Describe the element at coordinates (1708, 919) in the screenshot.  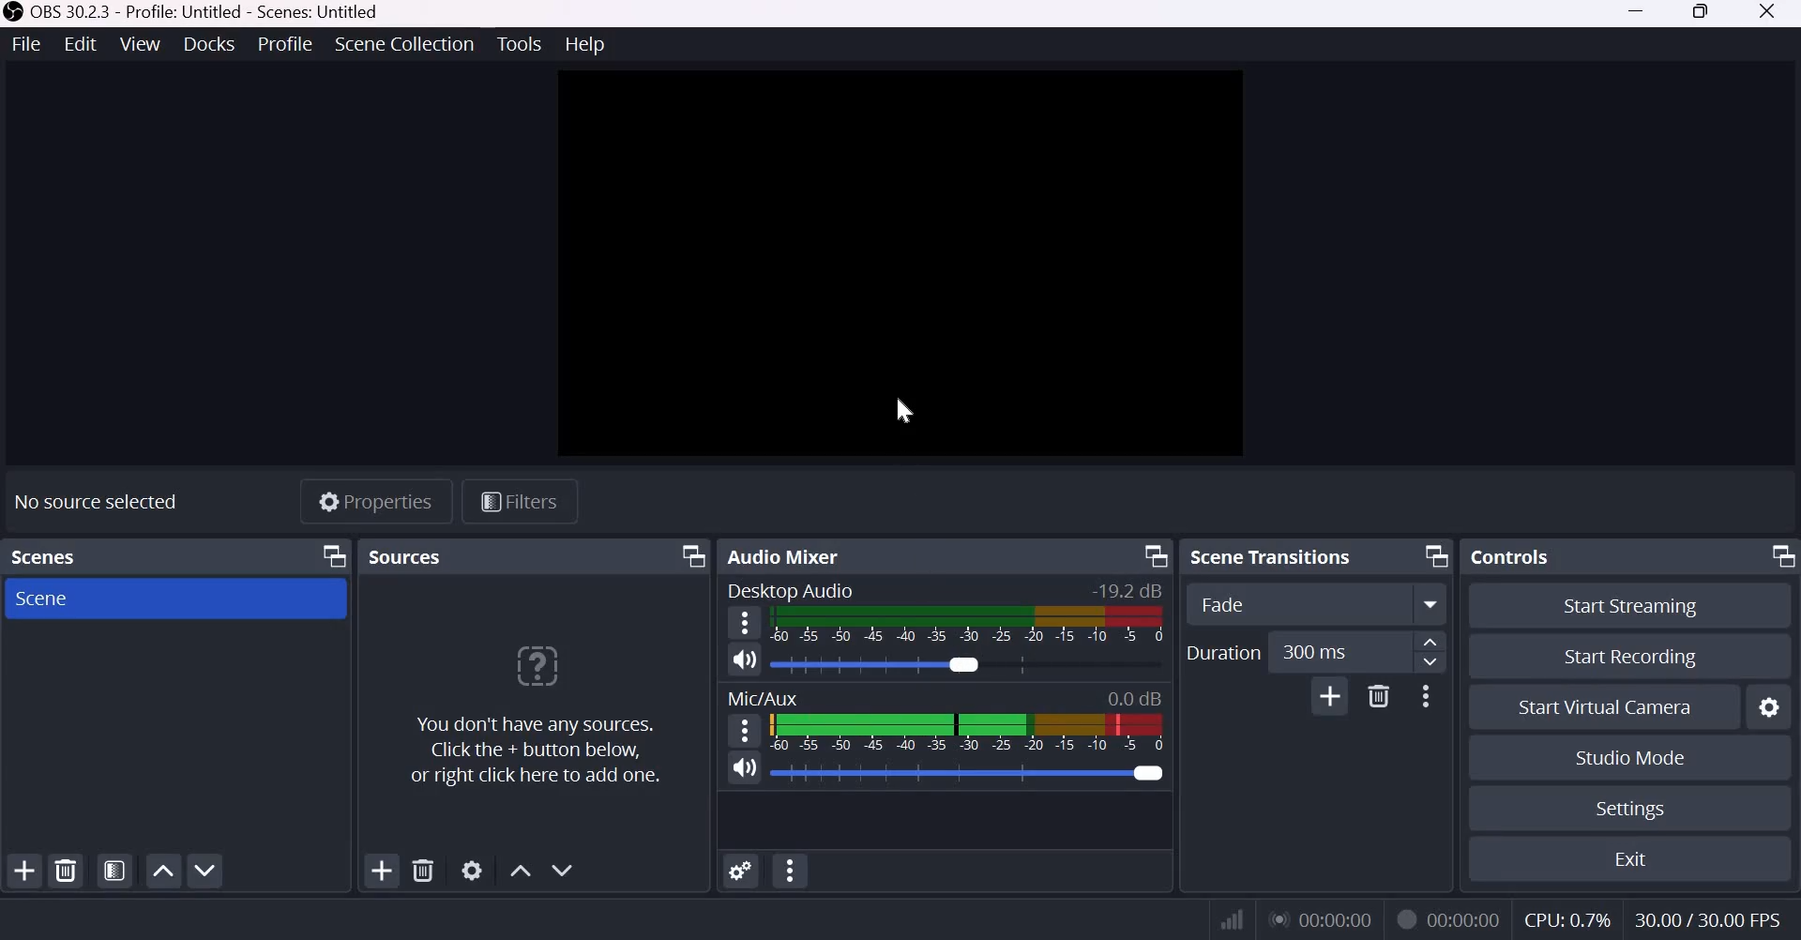
I see `30.00/30.00 FPS` at that location.